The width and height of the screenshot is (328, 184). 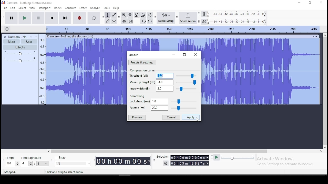 What do you see at coordinates (44, 8) in the screenshot?
I see `transport` at bounding box center [44, 8].